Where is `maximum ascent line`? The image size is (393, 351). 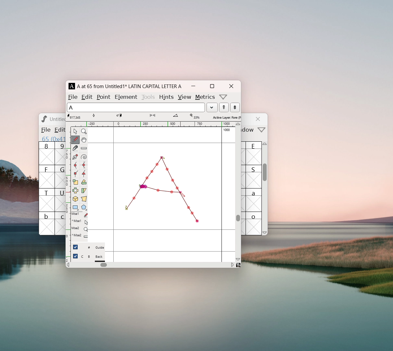
maximum ascent line is located at coordinates (161, 143).